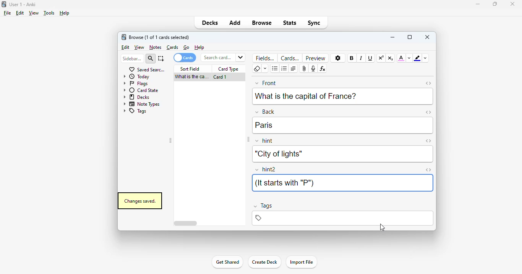 The width and height of the screenshot is (522, 274). I want to click on toggle HTML editor, so click(428, 112).